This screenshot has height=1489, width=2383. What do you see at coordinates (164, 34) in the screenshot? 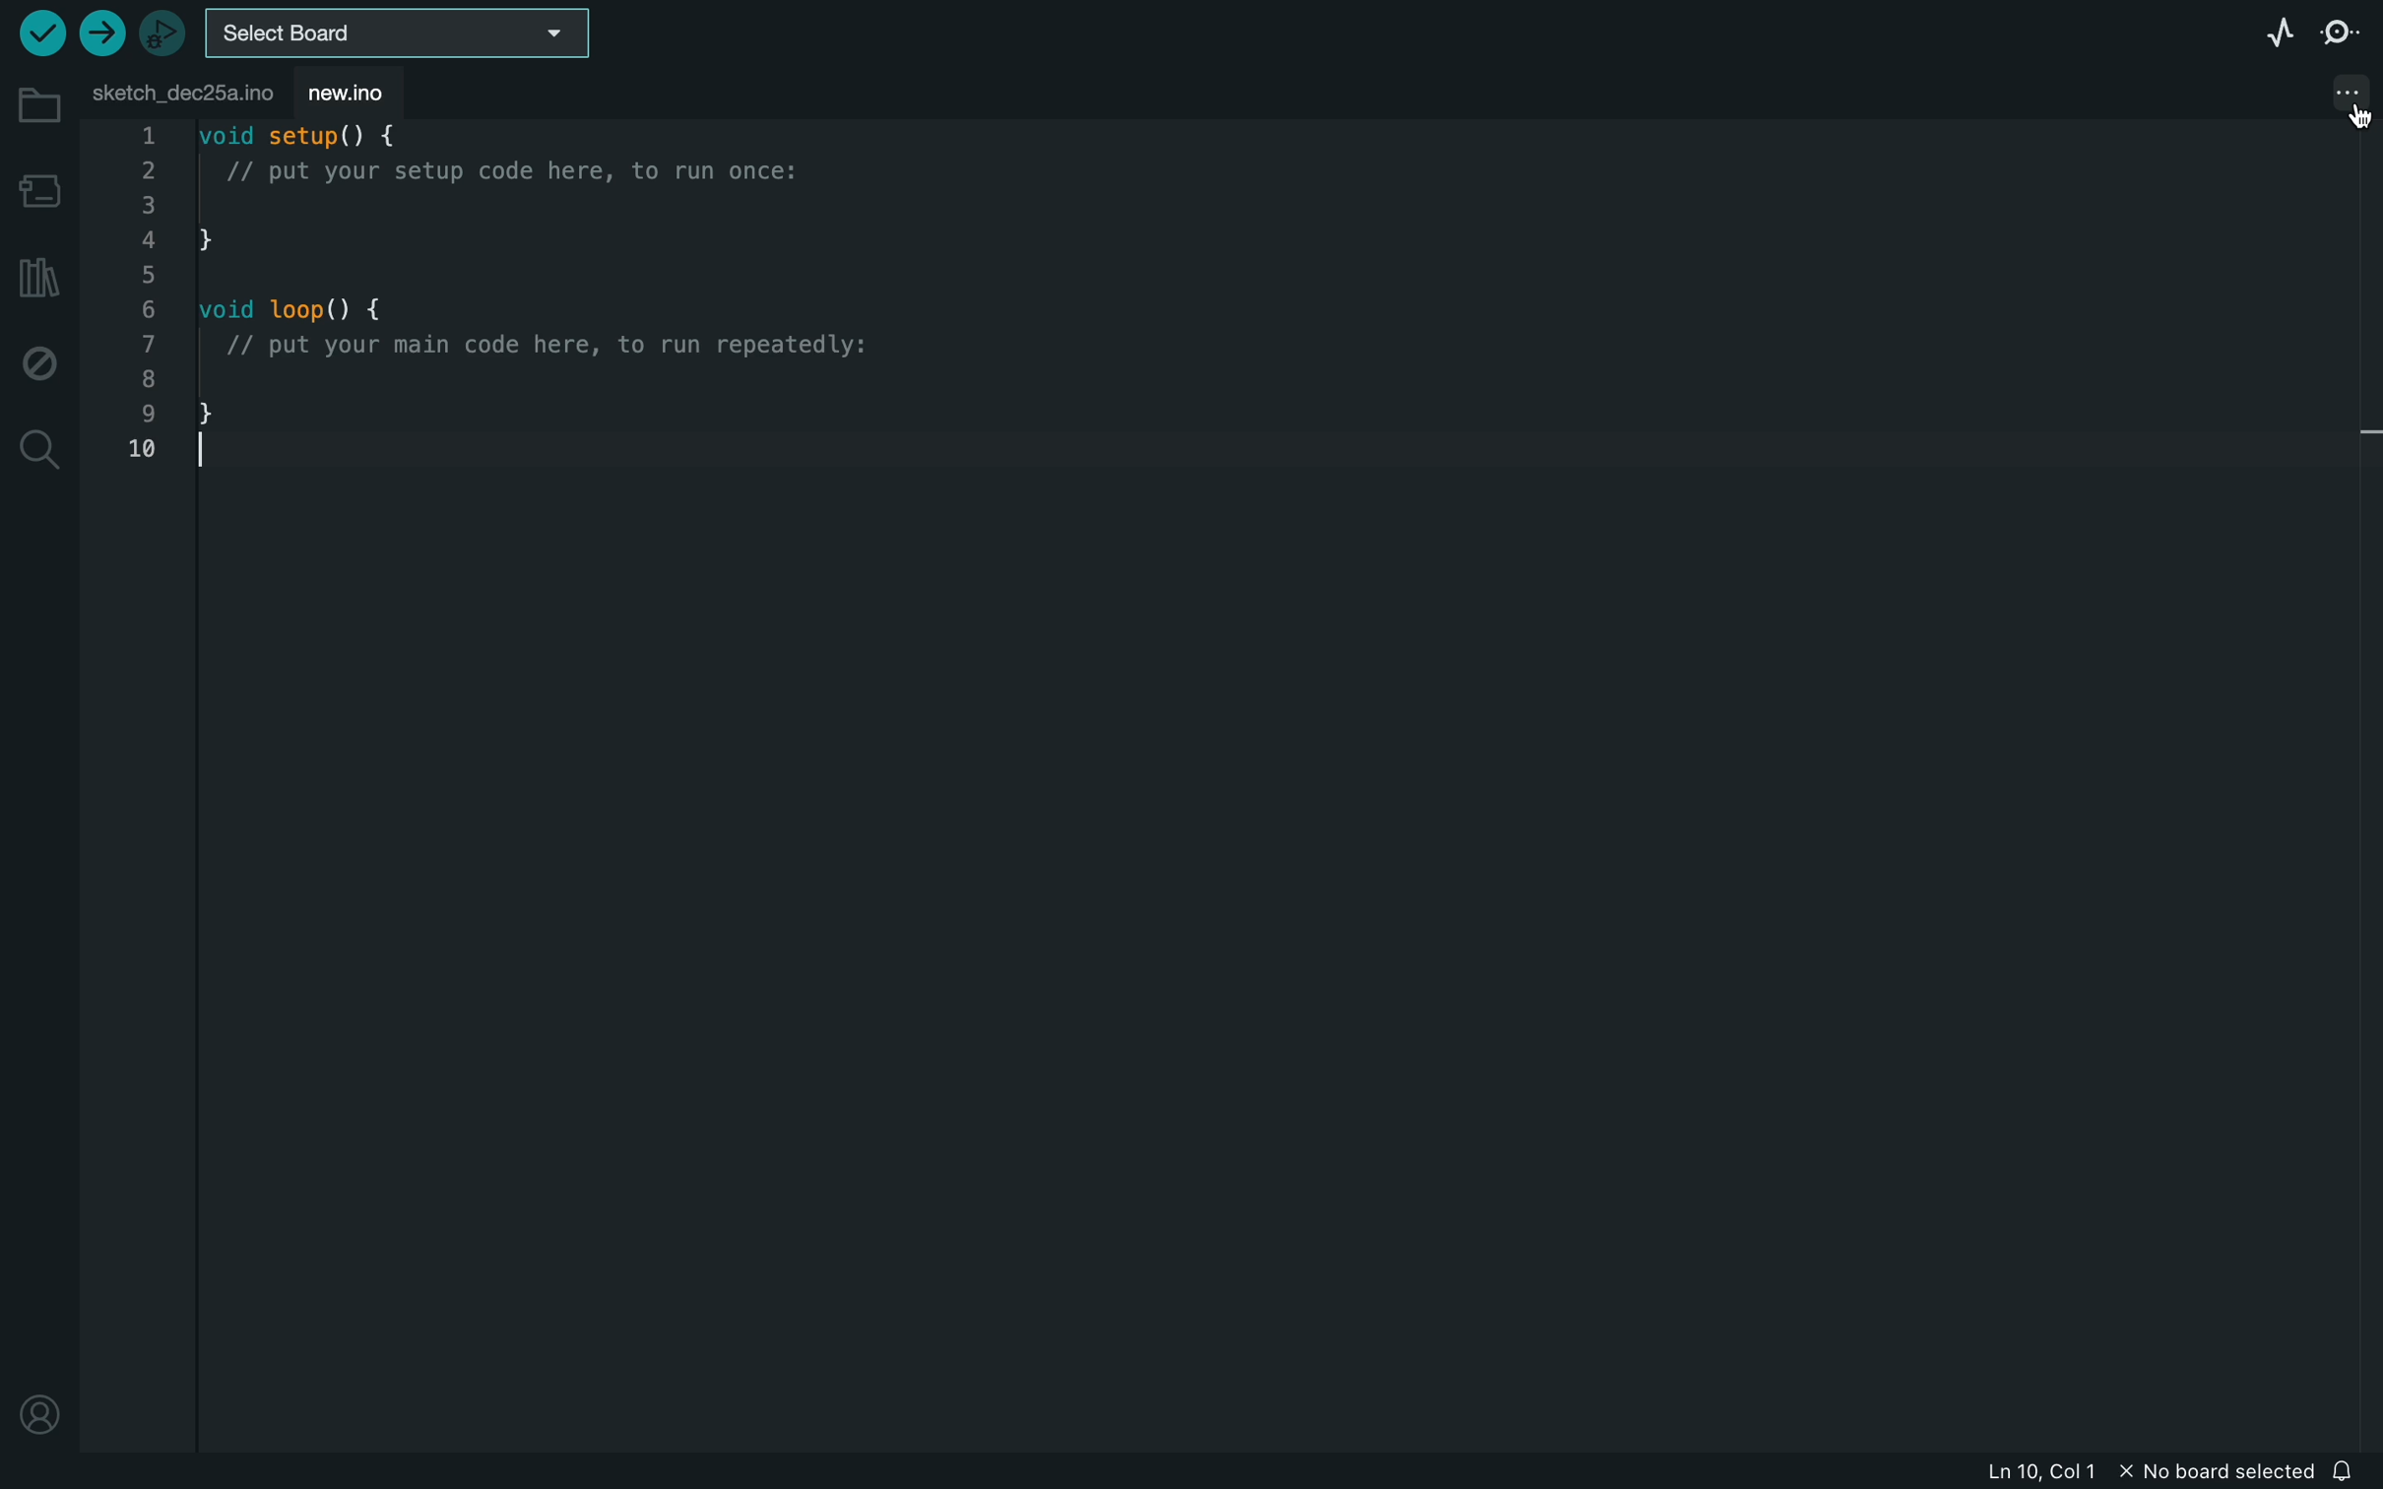
I see `debugger` at bounding box center [164, 34].